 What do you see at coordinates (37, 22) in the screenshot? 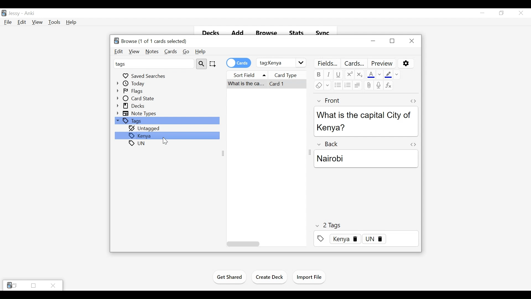
I see `View` at bounding box center [37, 22].